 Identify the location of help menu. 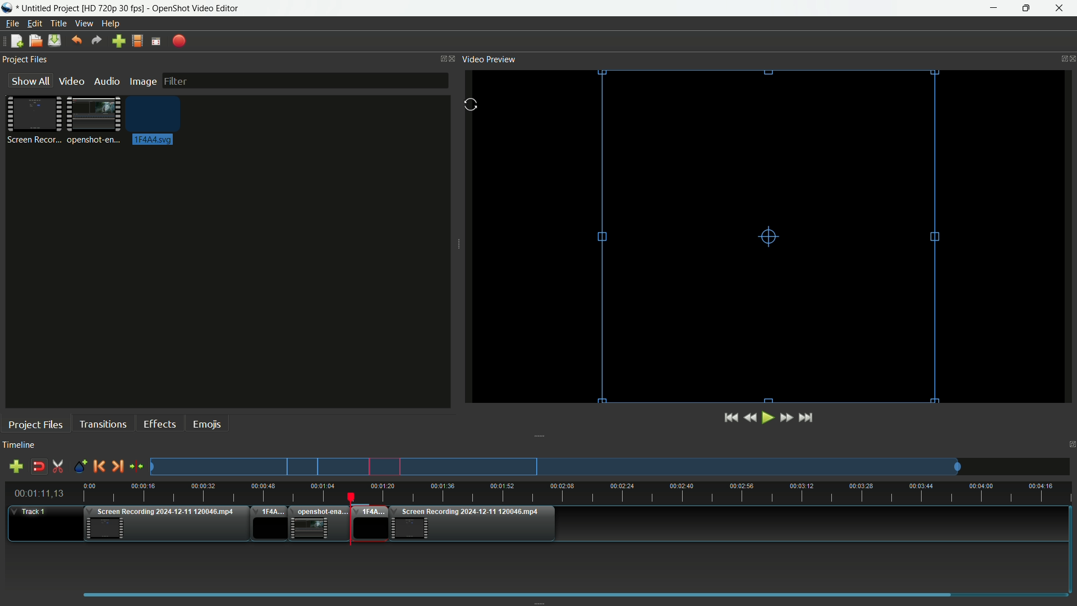
(112, 24).